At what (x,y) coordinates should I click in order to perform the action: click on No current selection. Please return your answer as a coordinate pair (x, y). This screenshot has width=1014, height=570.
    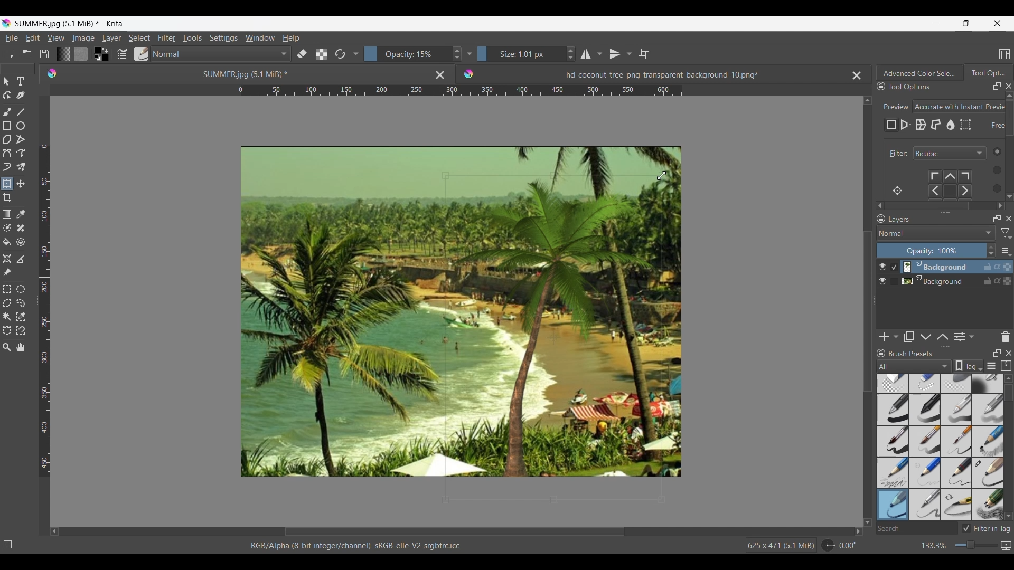
    Looking at the image, I should click on (11, 543).